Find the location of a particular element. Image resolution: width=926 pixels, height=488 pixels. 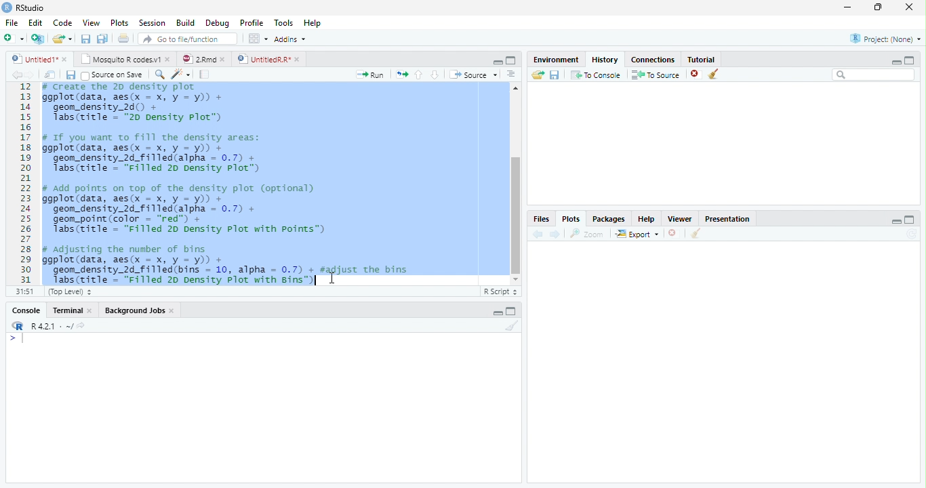

vertical Scrollbar is located at coordinates (516, 215).